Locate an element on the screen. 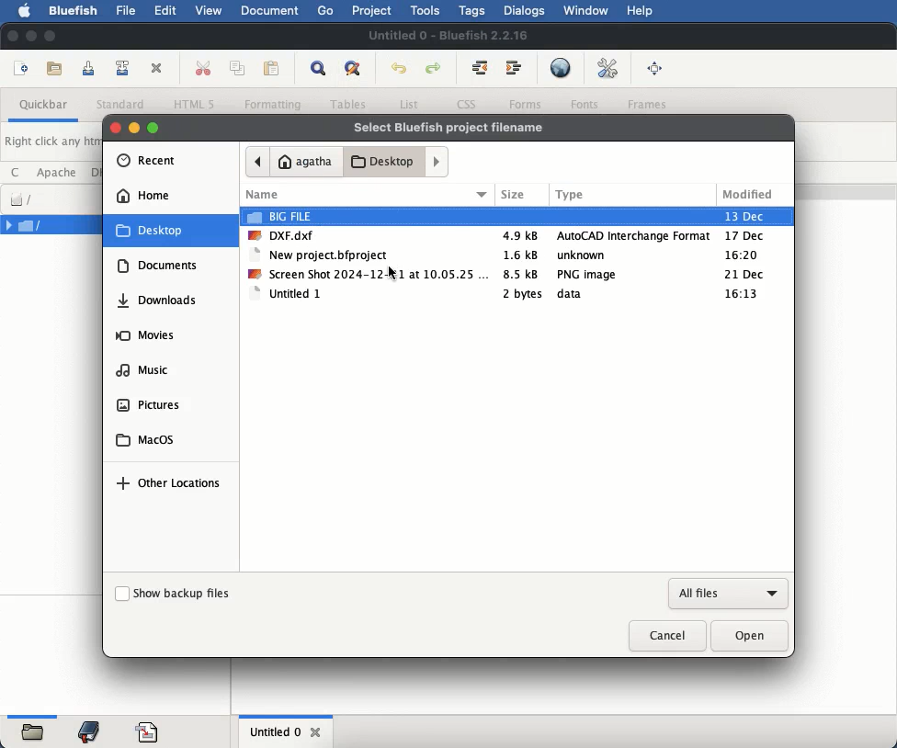  type is located at coordinates (628, 198).